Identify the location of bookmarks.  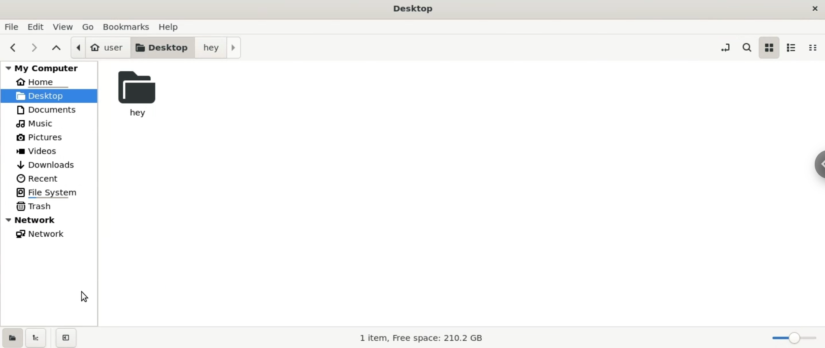
(127, 27).